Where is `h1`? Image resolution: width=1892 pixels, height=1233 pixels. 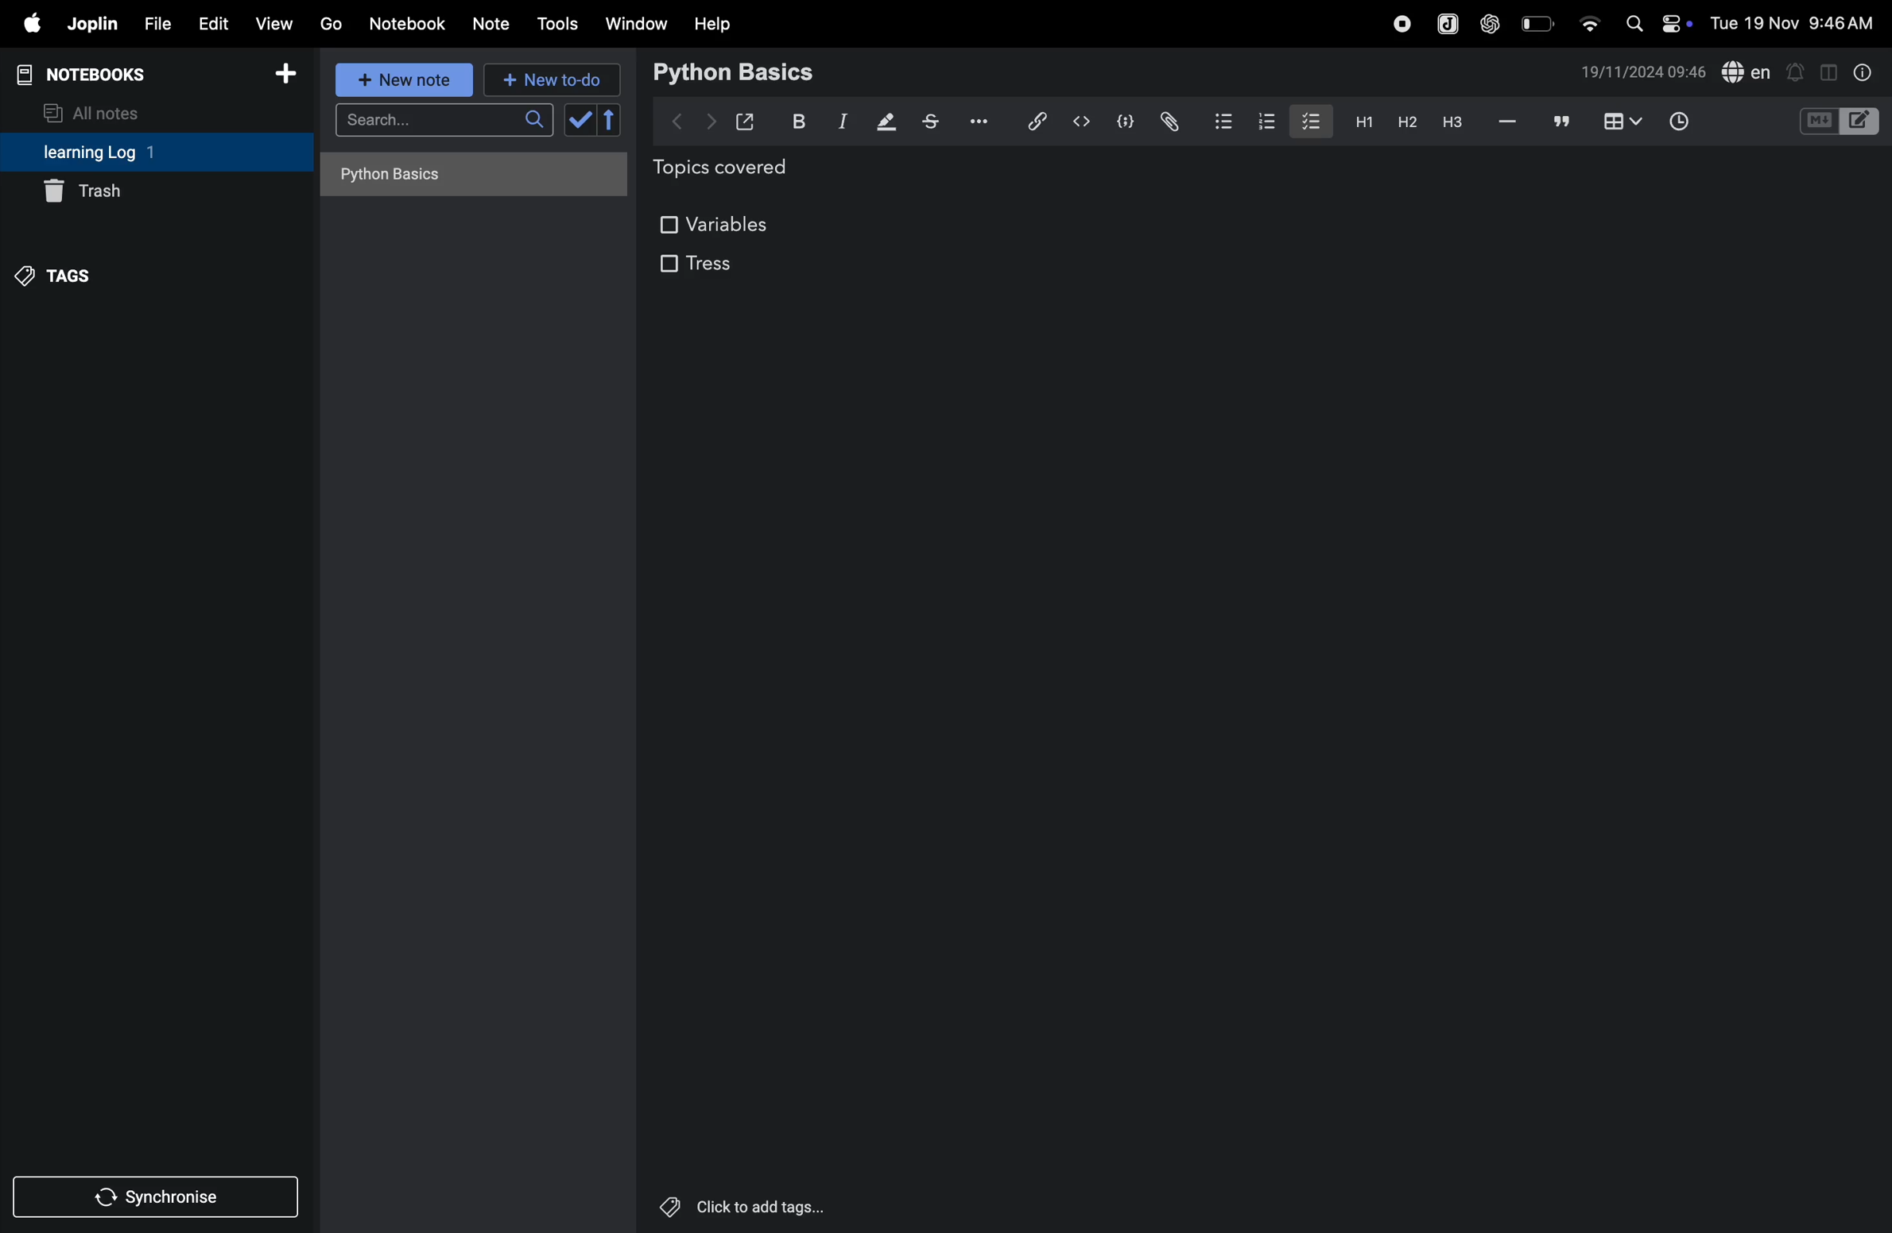 h1 is located at coordinates (1359, 122).